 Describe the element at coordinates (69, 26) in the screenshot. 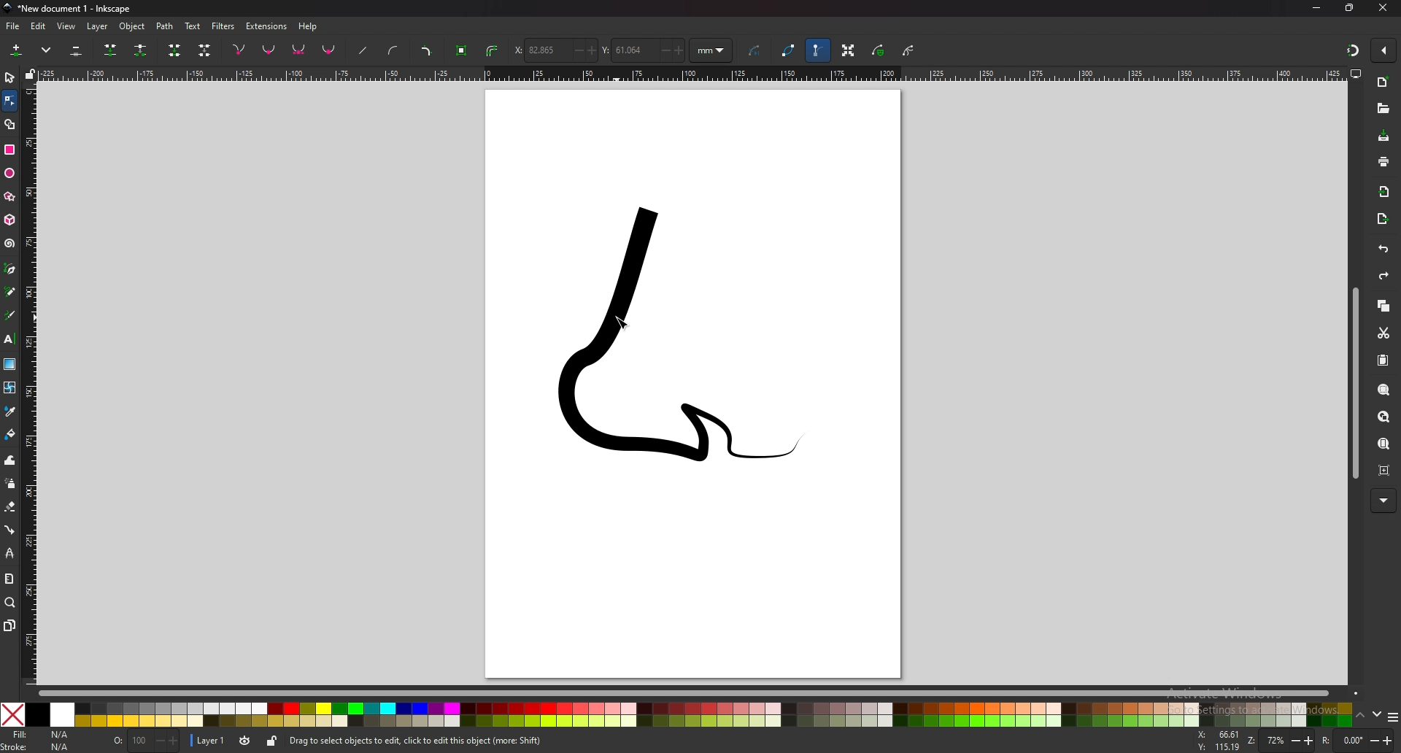

I see `view` at that location.